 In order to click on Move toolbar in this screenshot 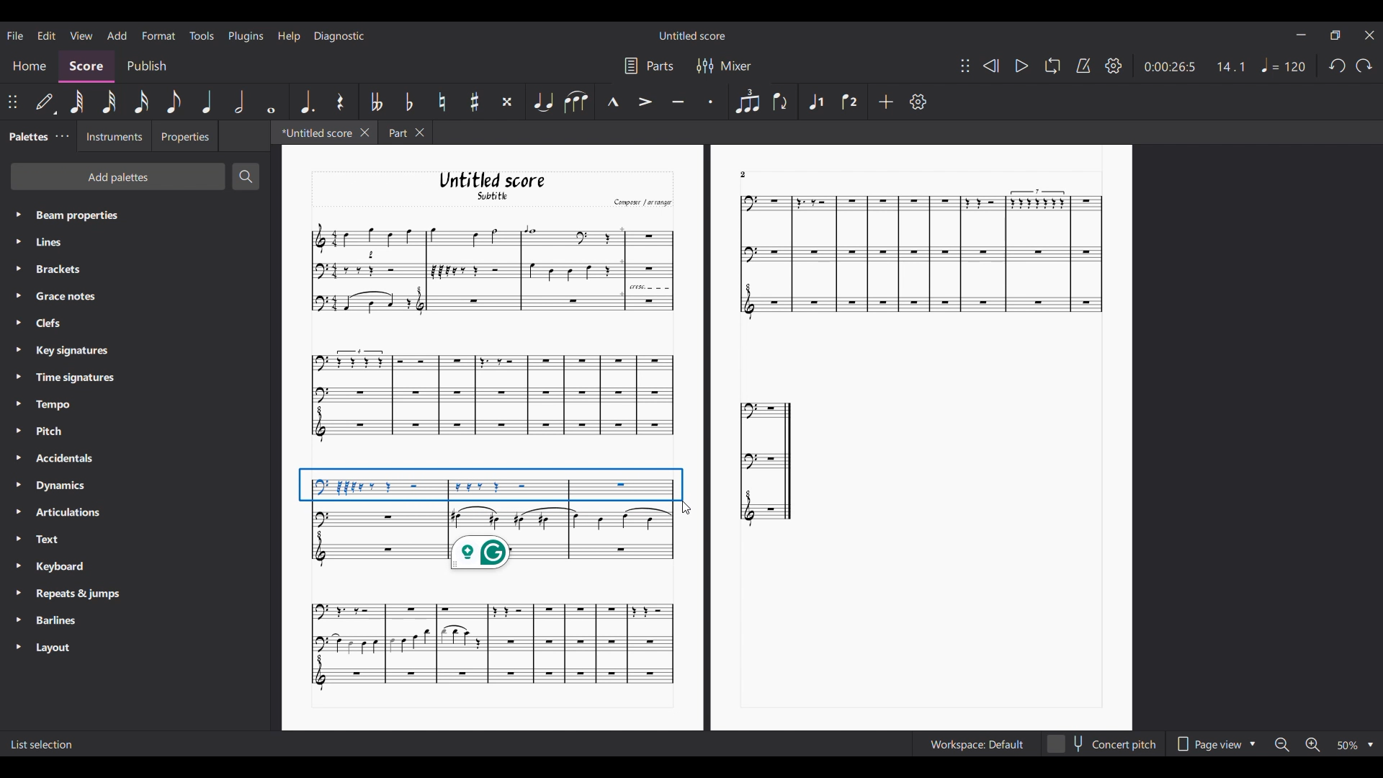, I will do `click(965, 66)`.